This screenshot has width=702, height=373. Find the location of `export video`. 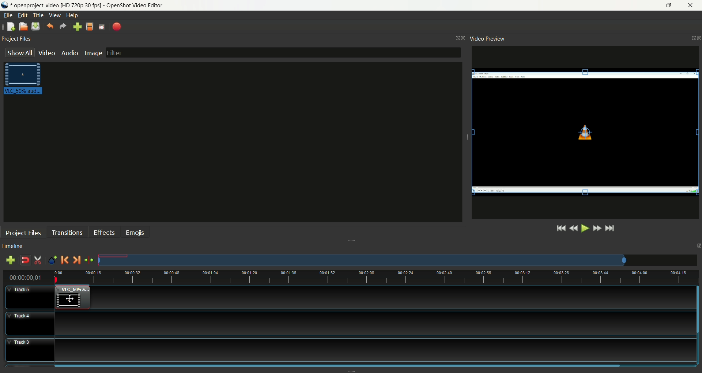

export video is located at coordinates (117, 27).